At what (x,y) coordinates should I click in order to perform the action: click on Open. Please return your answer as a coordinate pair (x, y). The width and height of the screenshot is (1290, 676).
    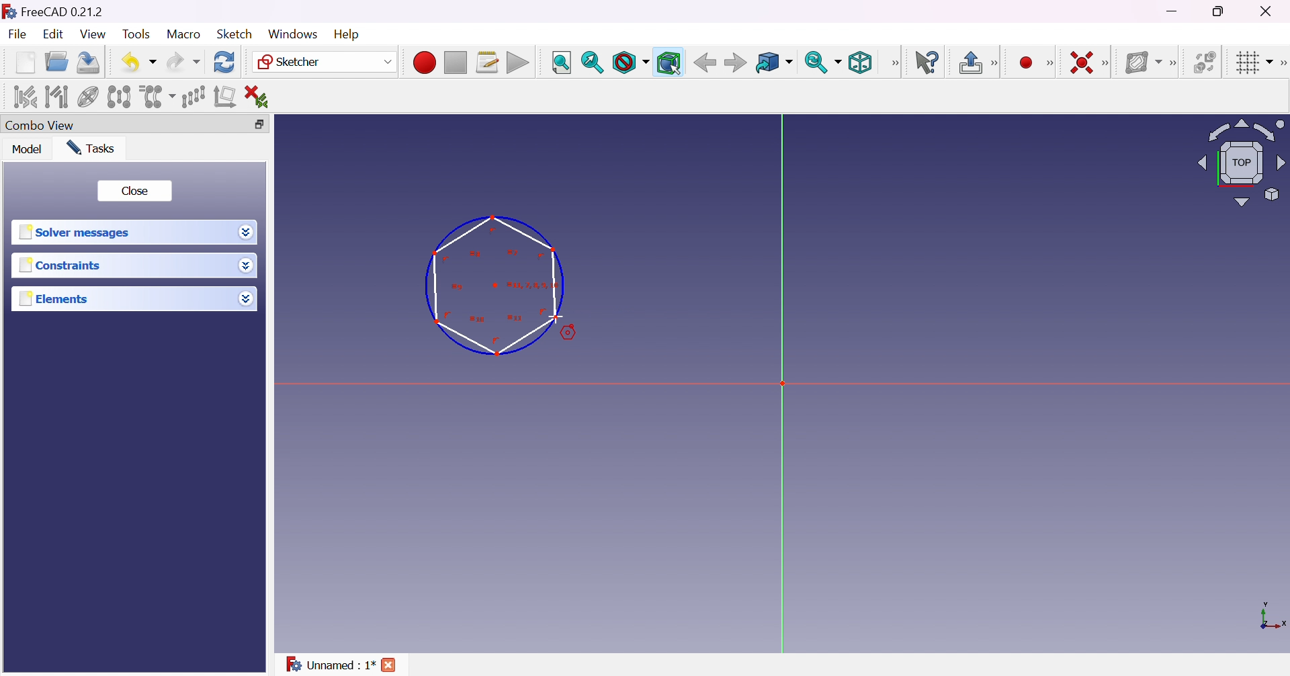
    Looking at the image, I should click on (56, 62).